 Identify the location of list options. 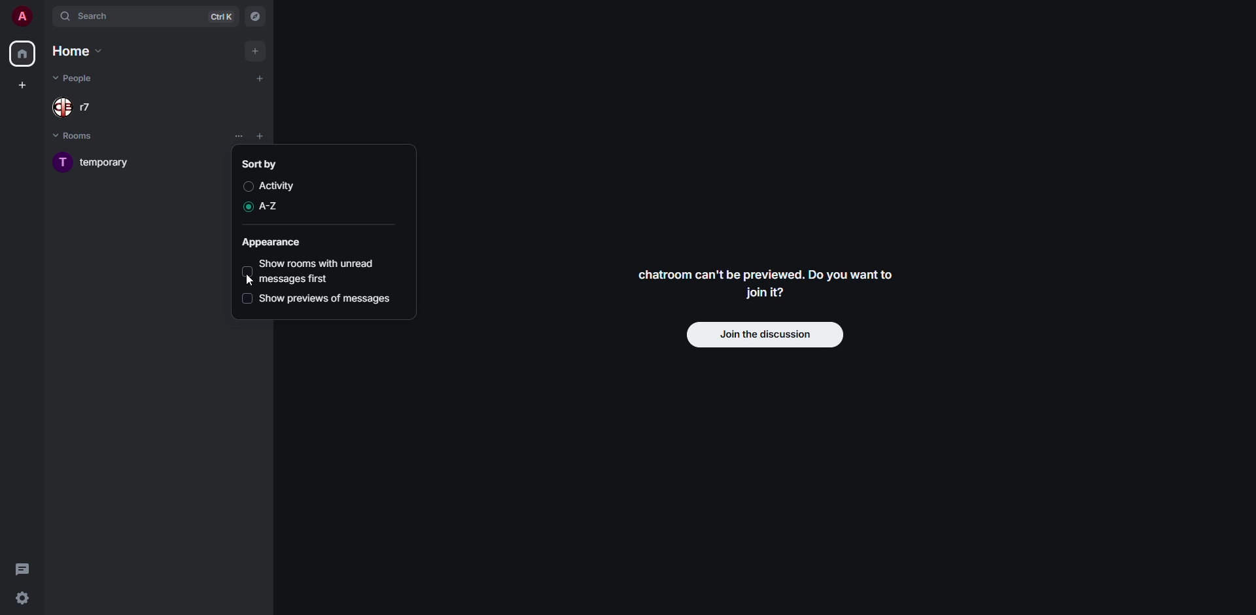
(238, 137).